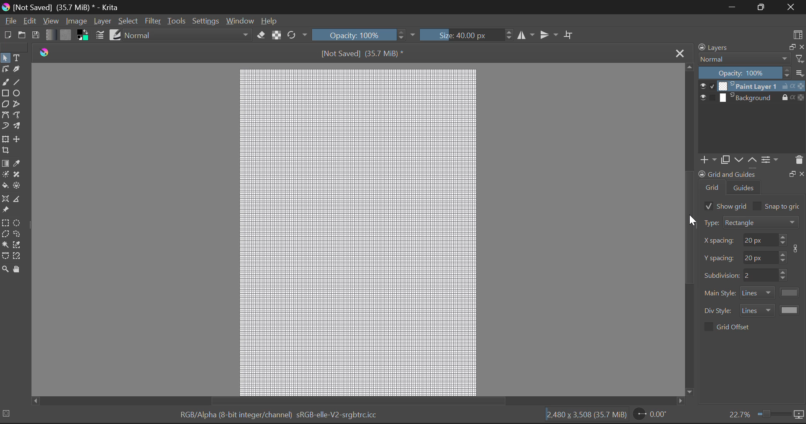 This screenshot has height=424, width=806. I want to click on Reference Image, so click(5, 210).